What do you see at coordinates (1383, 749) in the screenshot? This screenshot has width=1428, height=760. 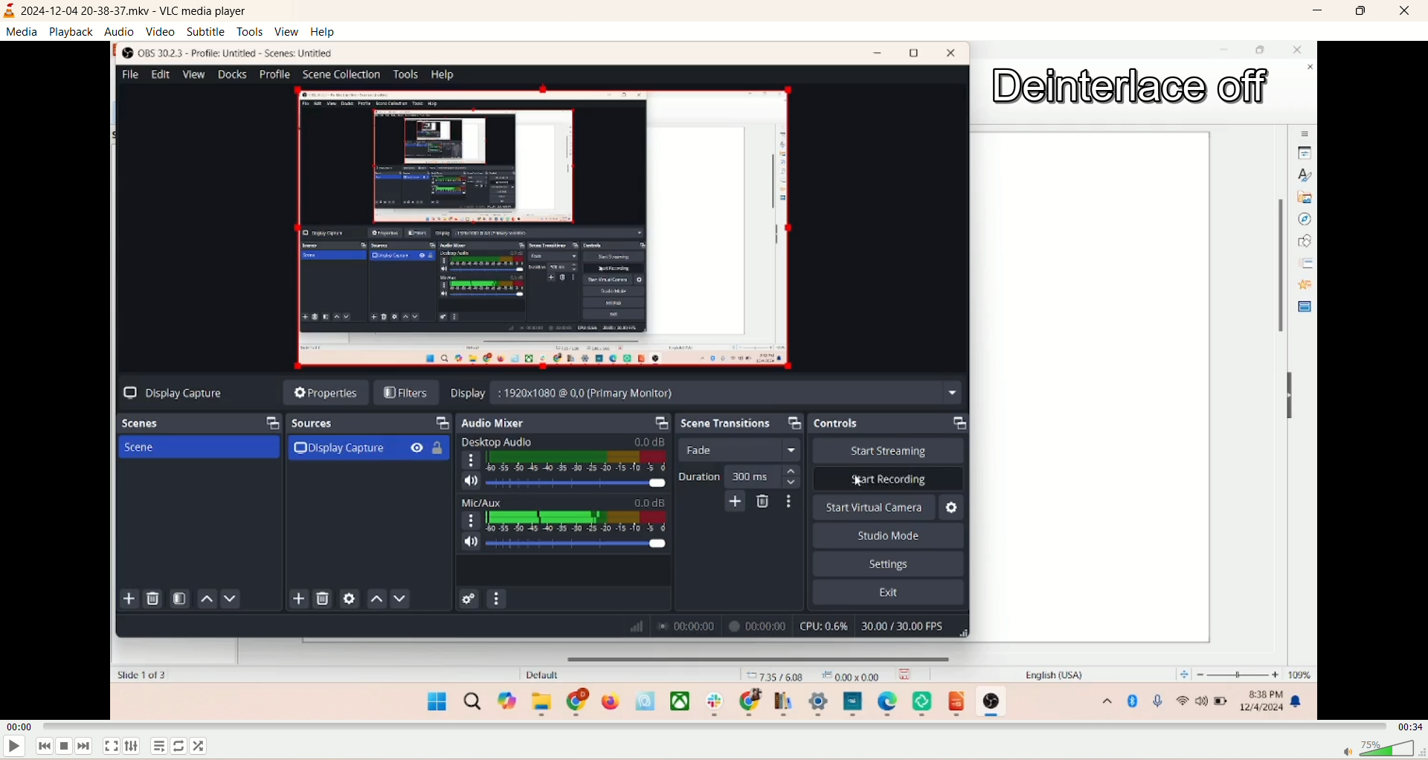 I see `volume bar` at bounding box center [1383, 749].